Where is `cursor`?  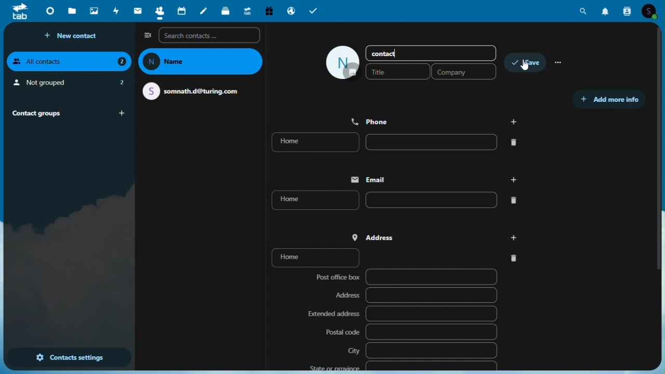 cursor is located at coordinates (526, 67).